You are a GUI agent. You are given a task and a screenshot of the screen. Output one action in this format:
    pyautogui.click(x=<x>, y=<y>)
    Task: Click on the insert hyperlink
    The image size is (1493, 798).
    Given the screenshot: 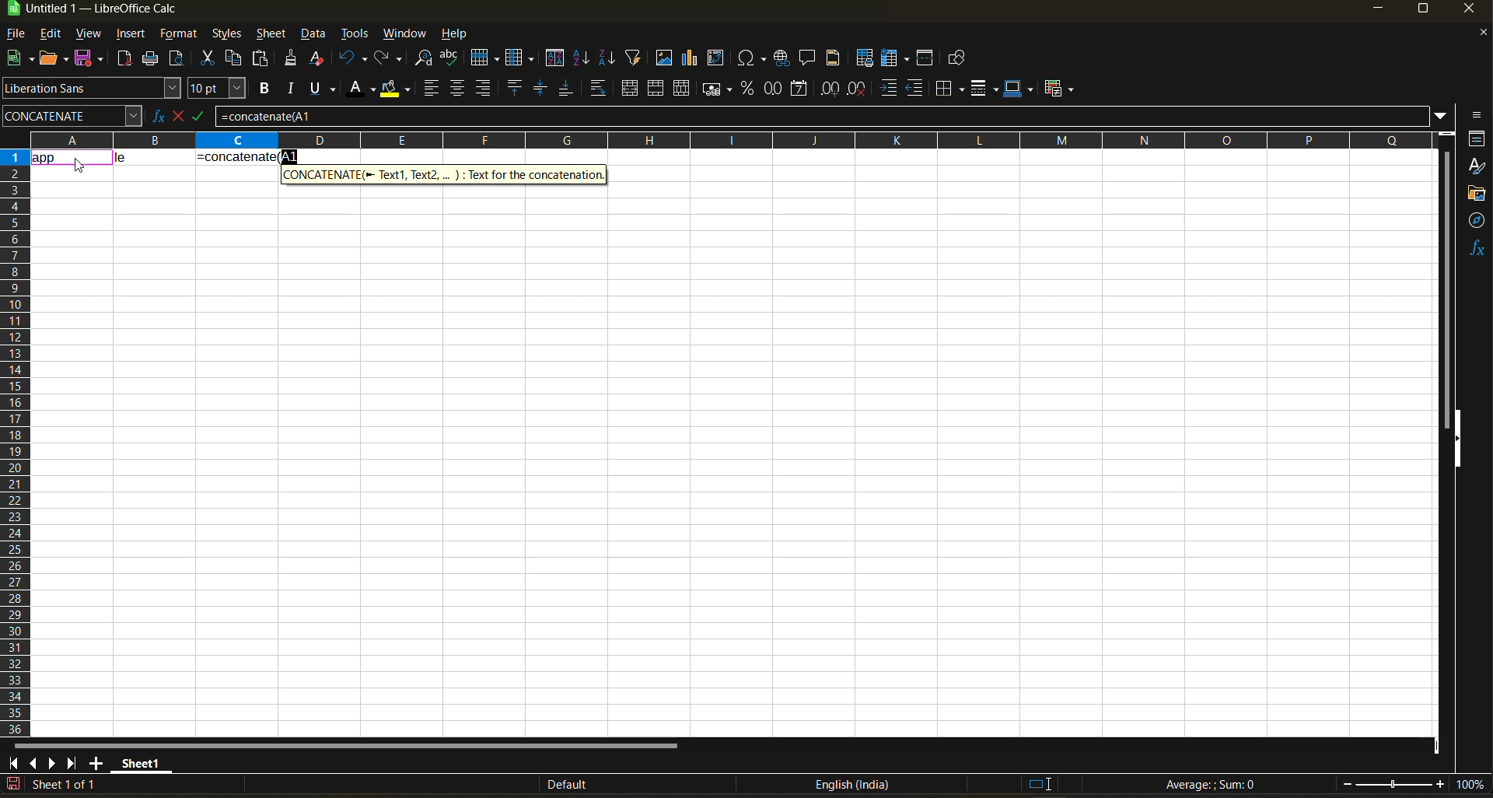 What is the action you would take?
    pyautogui.click(x=784, y=58)
    